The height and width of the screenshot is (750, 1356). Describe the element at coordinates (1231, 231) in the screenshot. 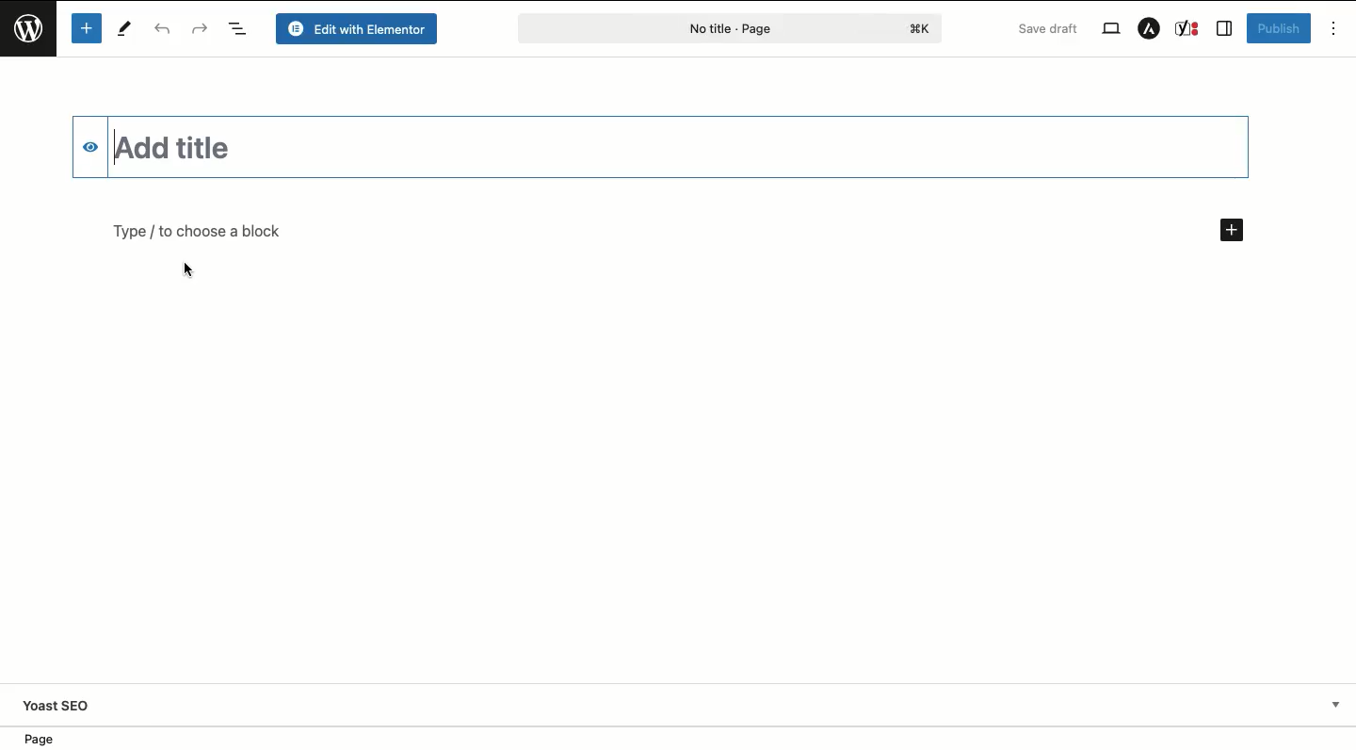

I see `Add new block` at that location.